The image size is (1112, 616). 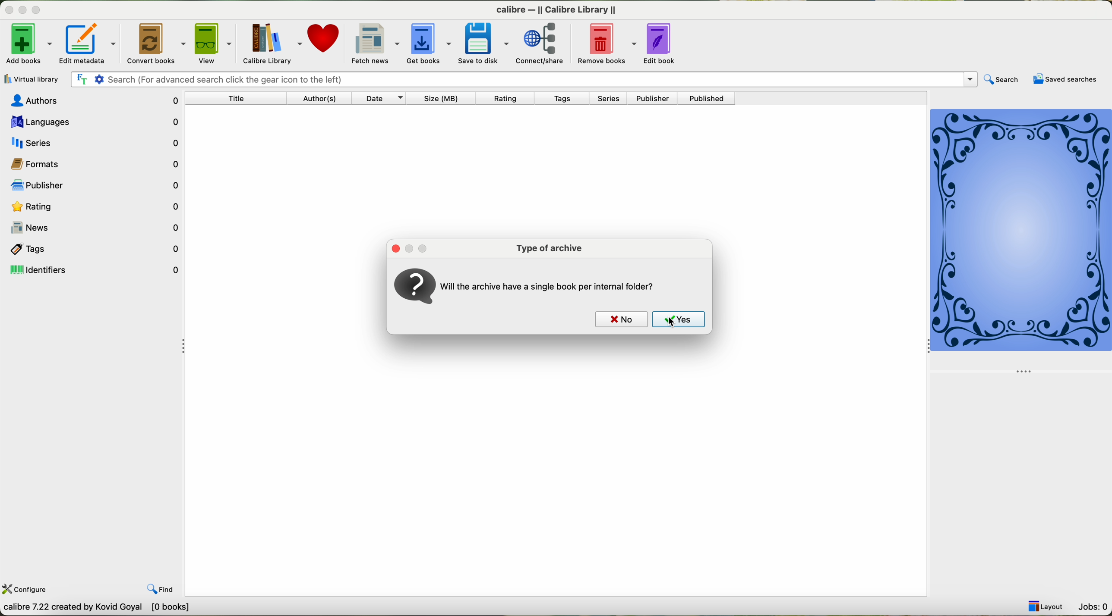 I want to click on authors, so click(x=318, y=98).